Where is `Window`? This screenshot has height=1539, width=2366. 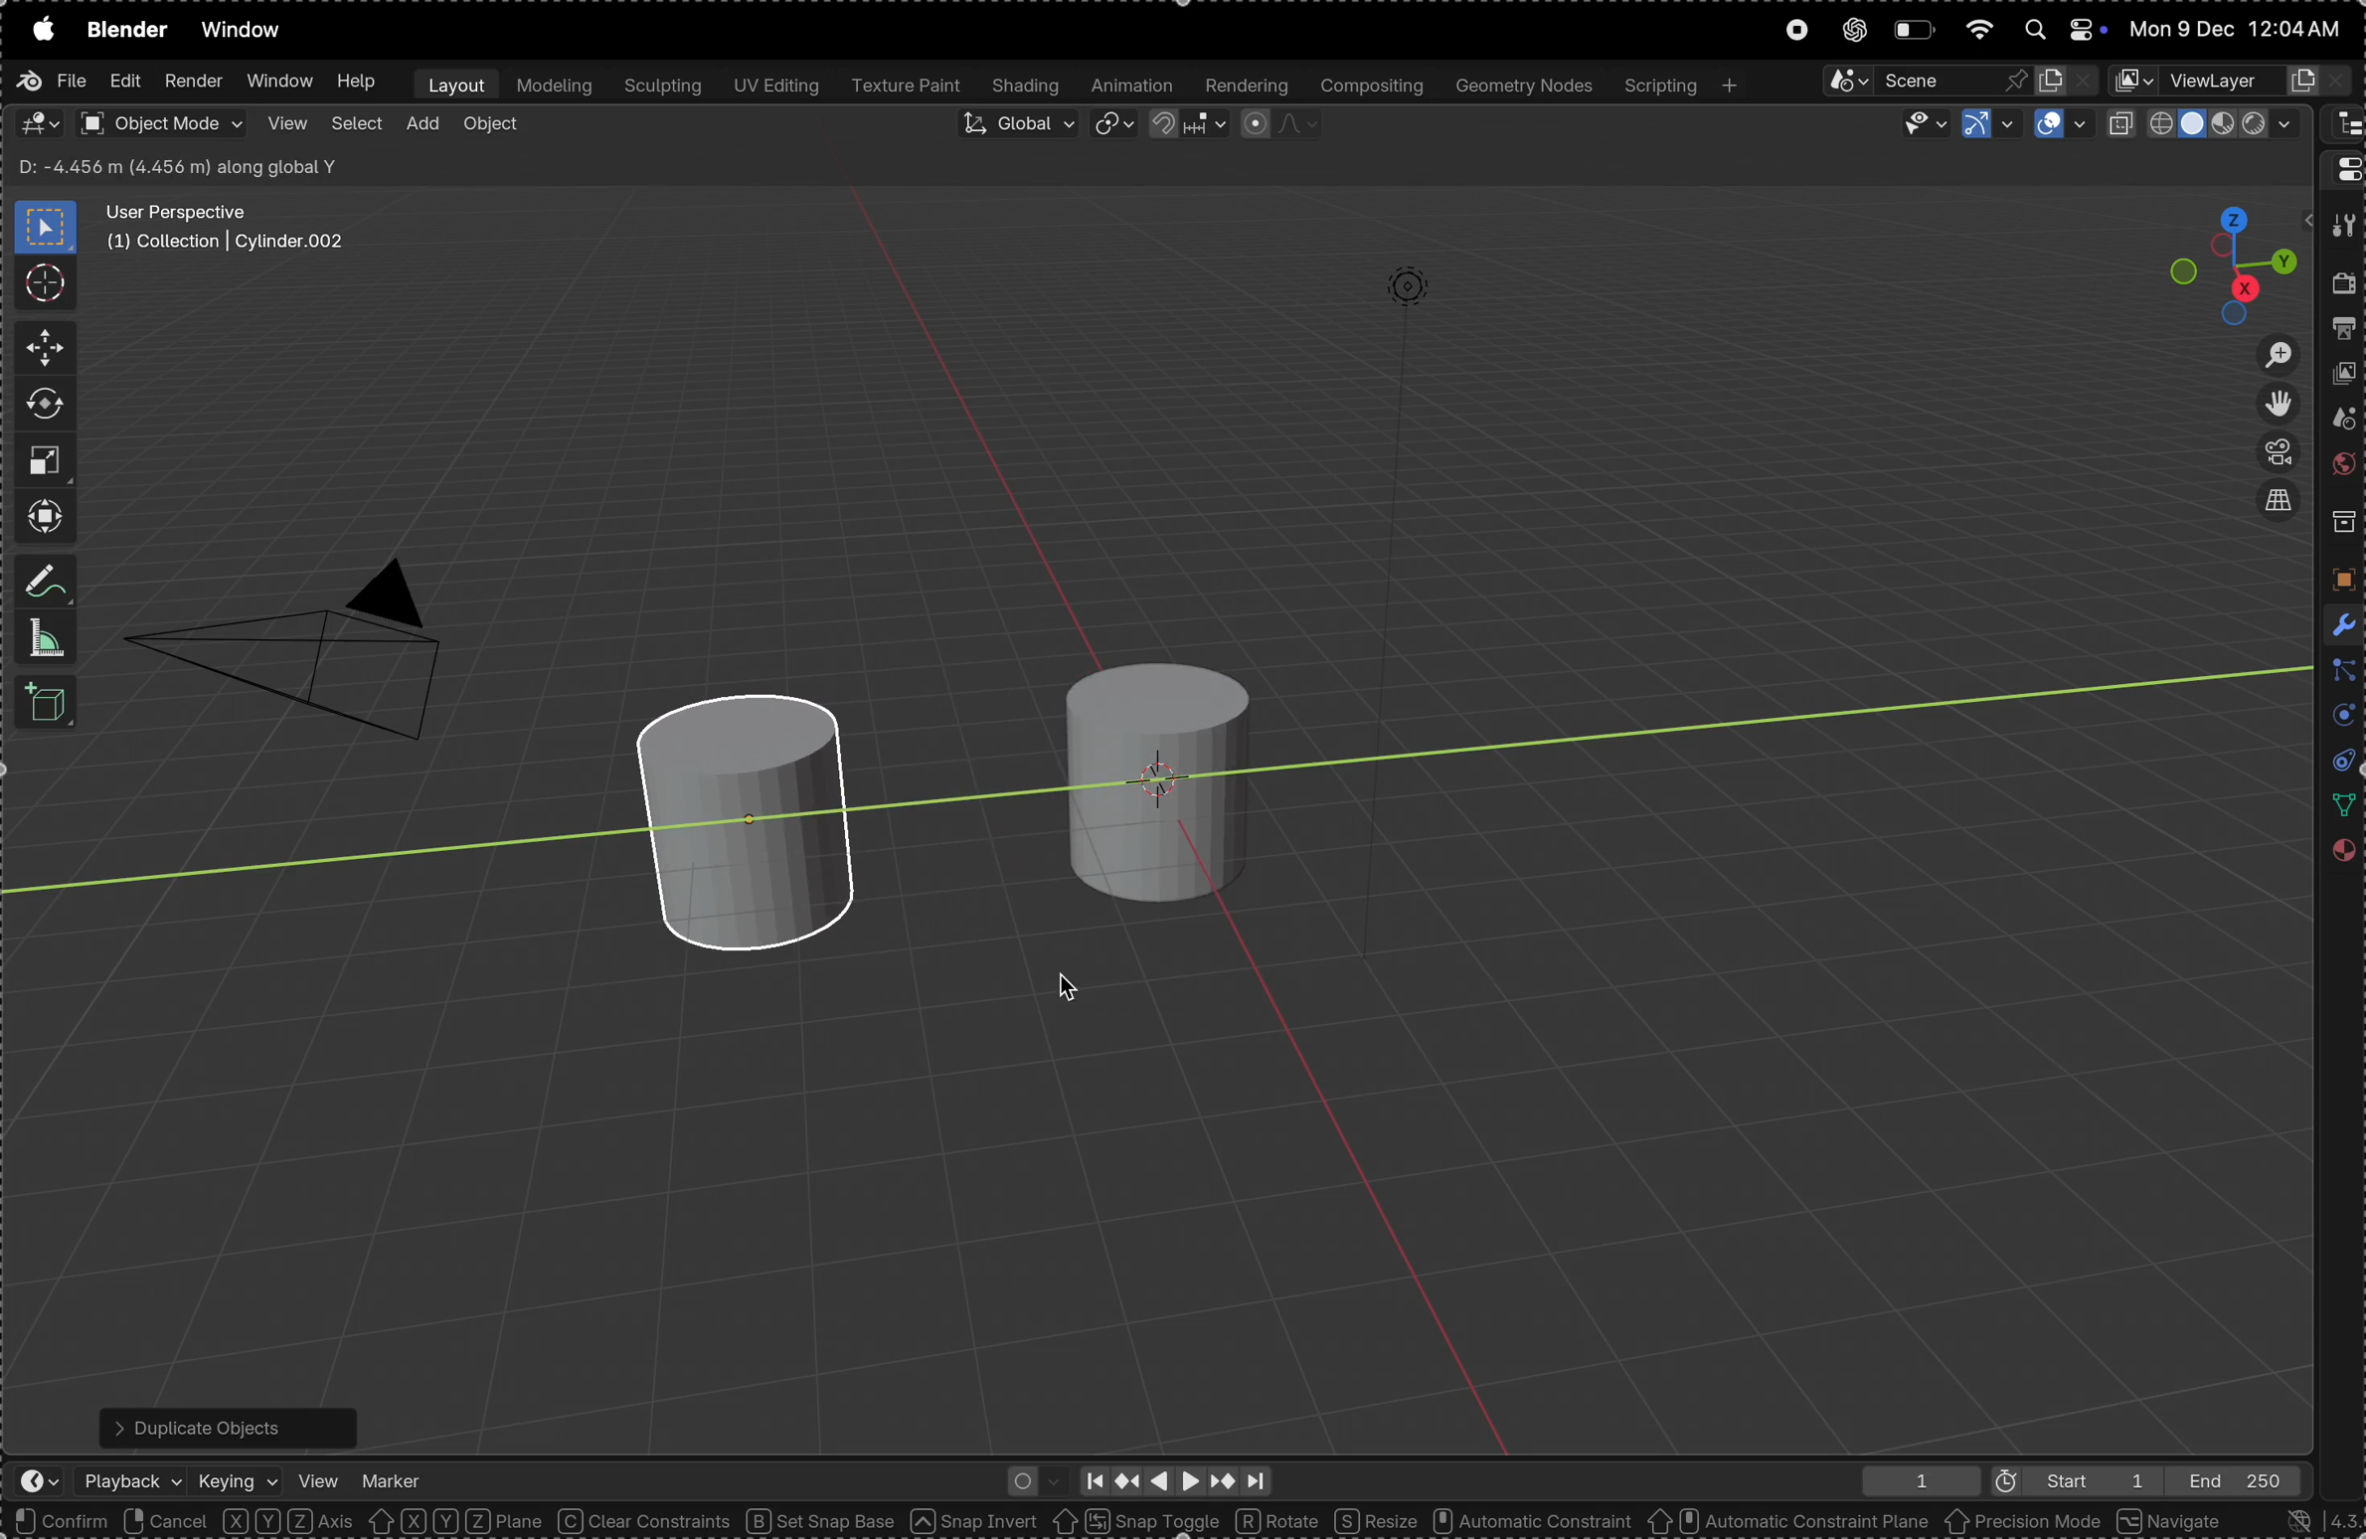
Window is located at coordinates (277, 83).